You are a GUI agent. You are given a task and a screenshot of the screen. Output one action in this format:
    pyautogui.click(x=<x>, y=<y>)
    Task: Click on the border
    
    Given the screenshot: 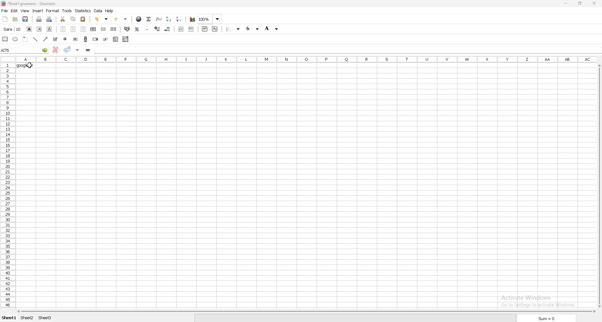 What is the action you would take?
    pyautogui.click(x=233, y=29)
    